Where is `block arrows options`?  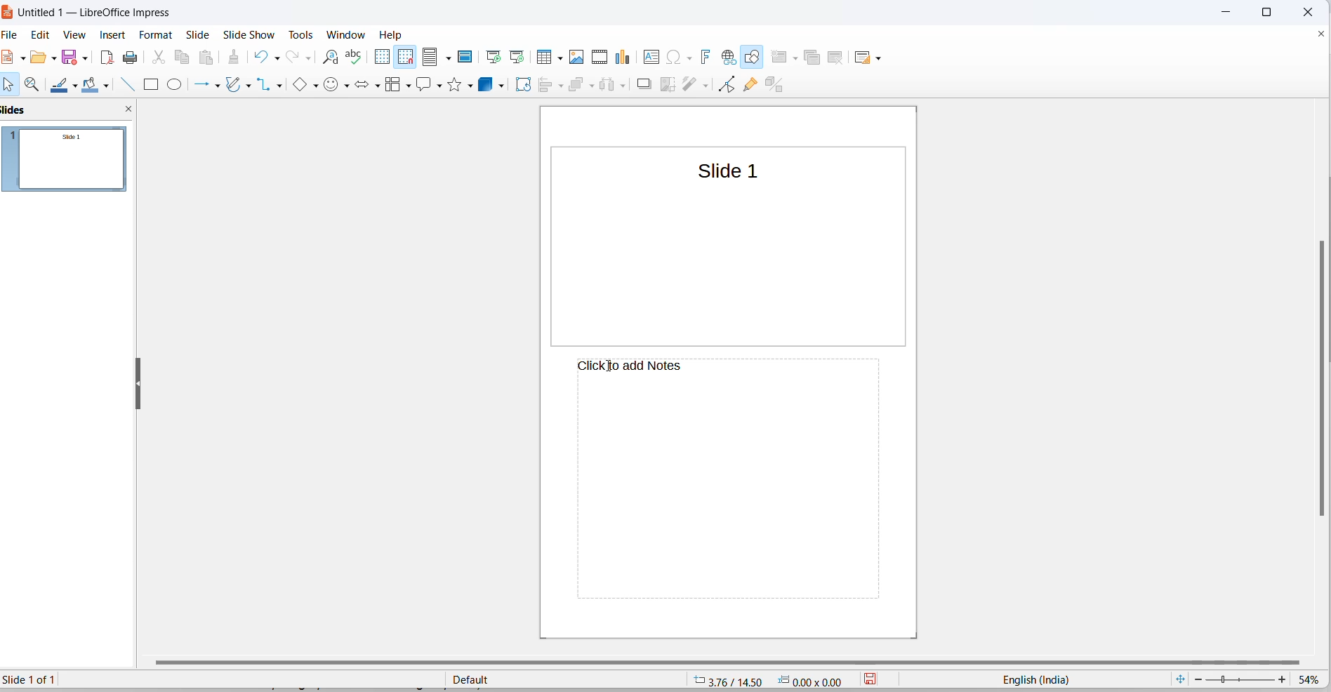
block arrows options is located at coordinates (377, 85).